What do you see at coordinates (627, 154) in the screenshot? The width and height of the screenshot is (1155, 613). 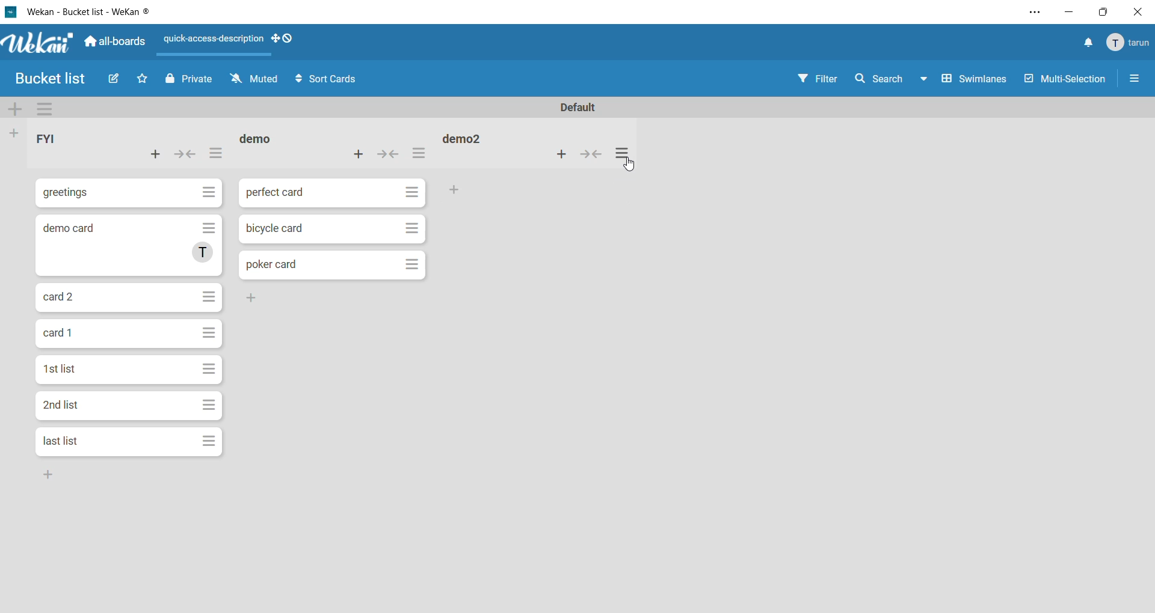 I see `list actions` at bounding box center [627, 154].